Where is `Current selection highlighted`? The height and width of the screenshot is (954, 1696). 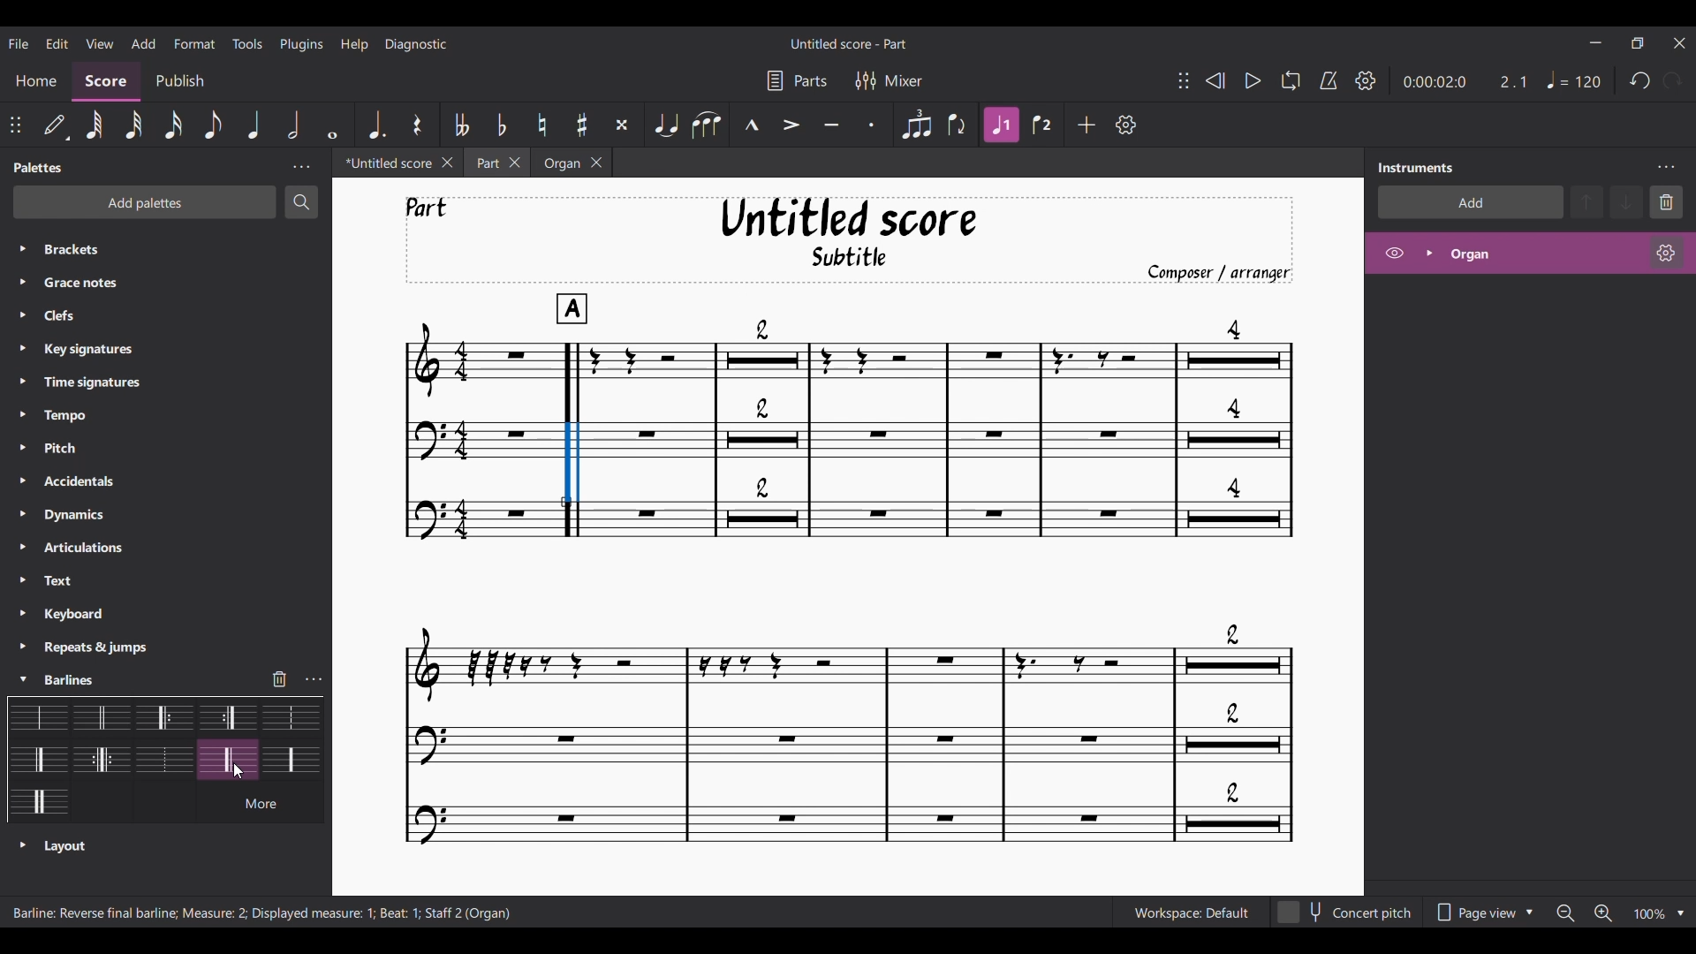 Current selection highlighted is located at coordinates (227, 761).